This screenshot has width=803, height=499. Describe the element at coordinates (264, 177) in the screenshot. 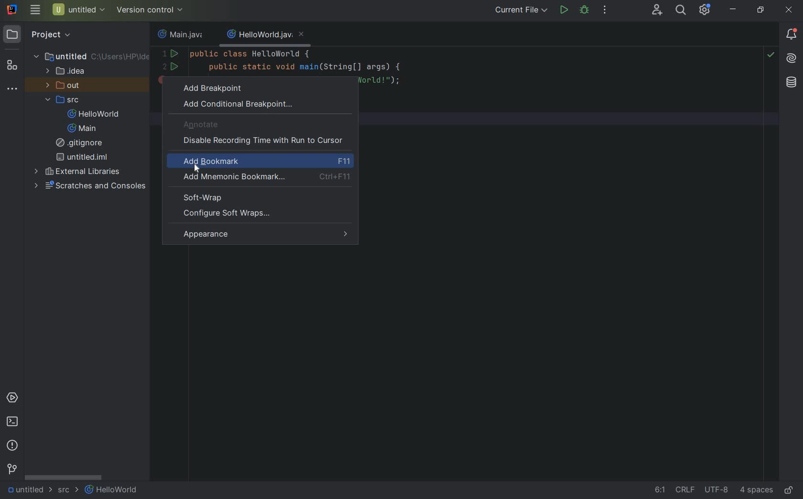

I see `add mnemonic bookmark` at that location.